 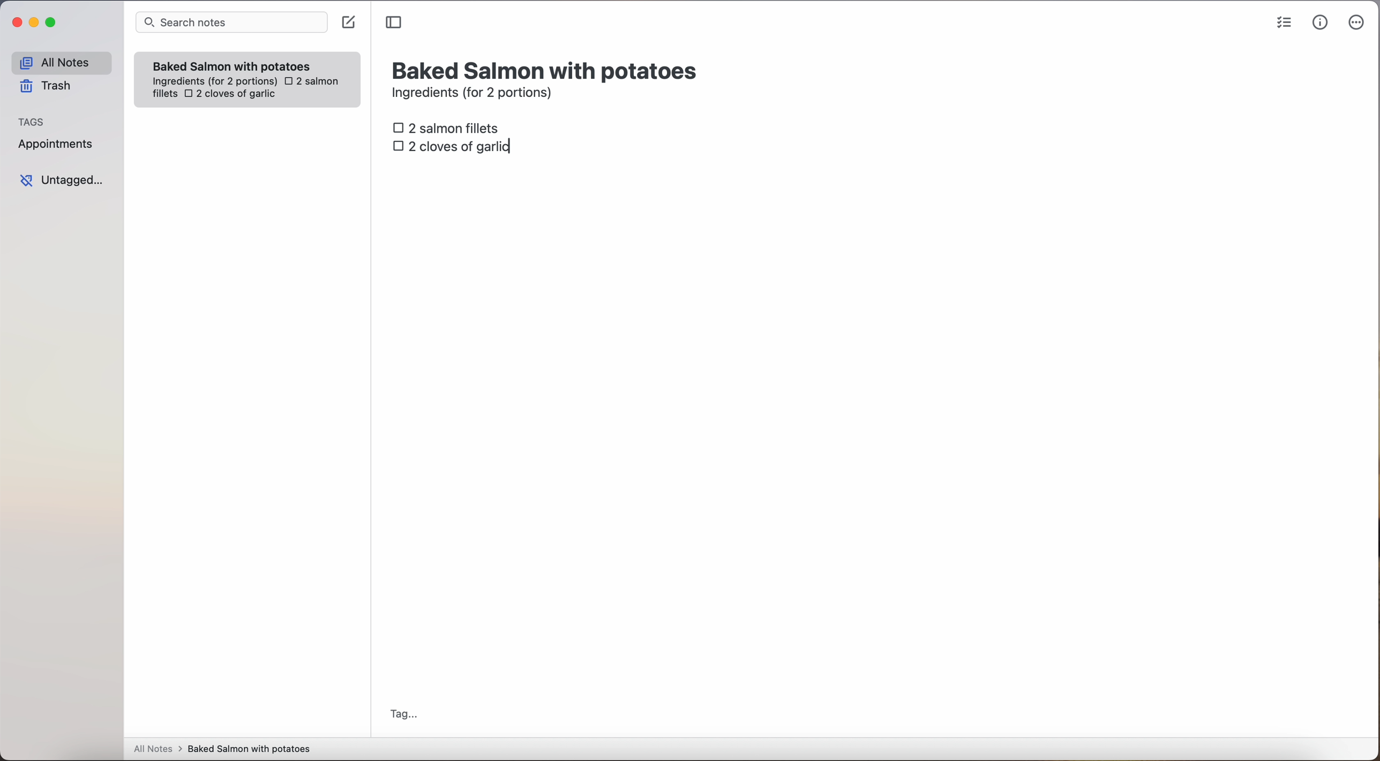 I want to click on tags, so click(x=32, y=120).